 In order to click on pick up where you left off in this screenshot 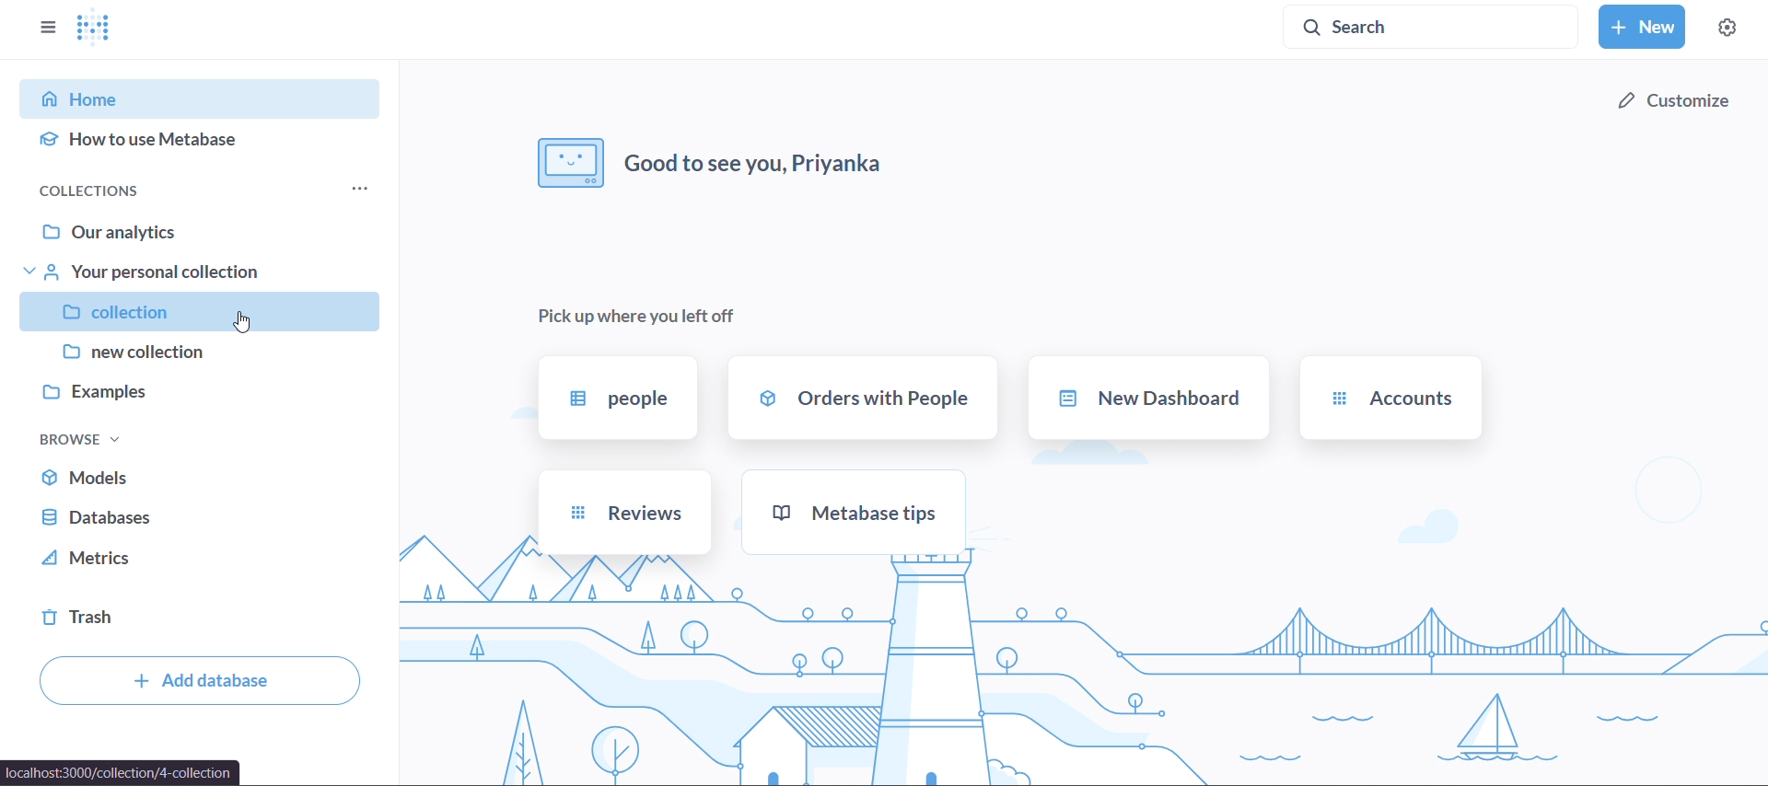, I will do `click(639, 318)`.